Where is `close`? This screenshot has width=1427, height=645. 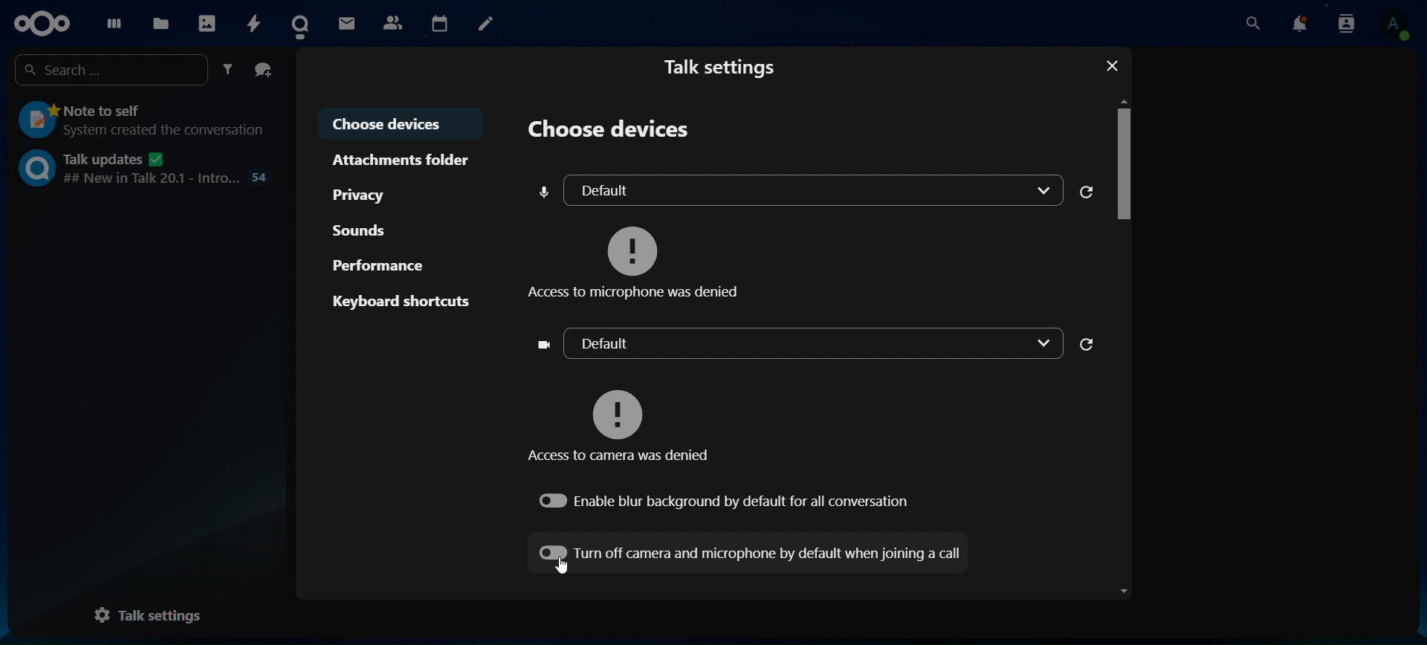 close is located at coordinates (1118, 68).